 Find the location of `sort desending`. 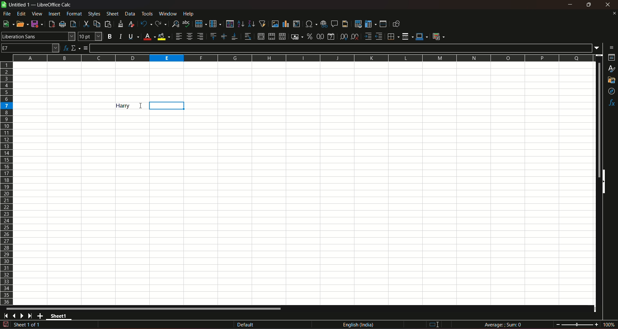

sort desending is located at coordinates (252, 23).